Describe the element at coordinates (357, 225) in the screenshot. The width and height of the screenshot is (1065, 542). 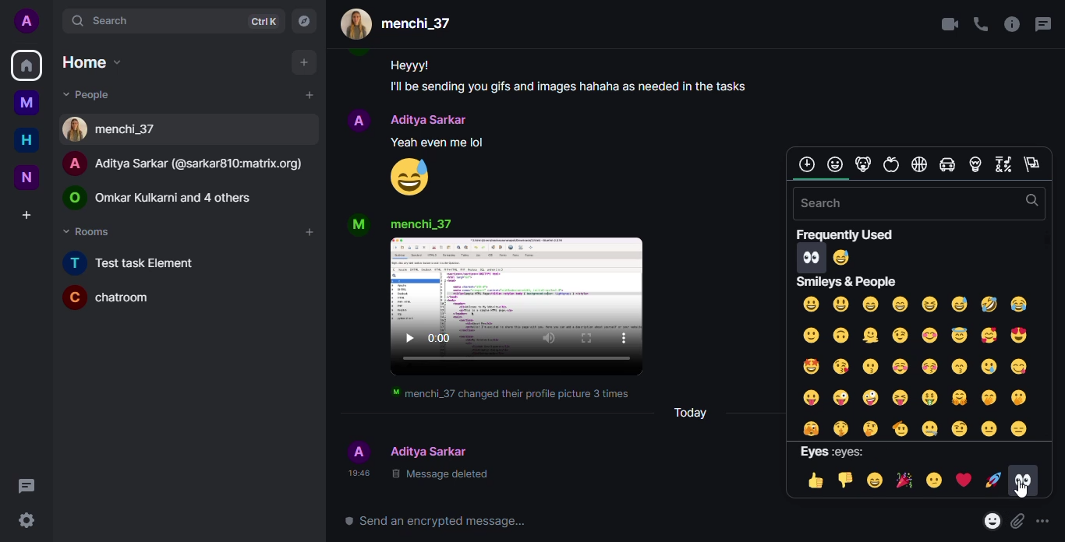
I see `profile` at that location.